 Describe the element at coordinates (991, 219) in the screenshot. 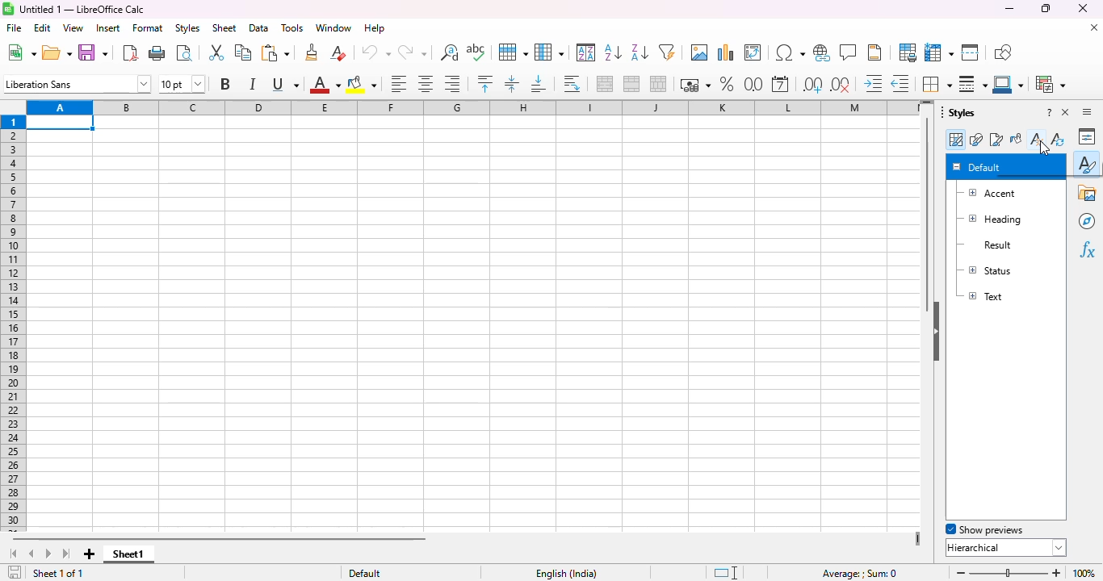

I see `heading` at that location.